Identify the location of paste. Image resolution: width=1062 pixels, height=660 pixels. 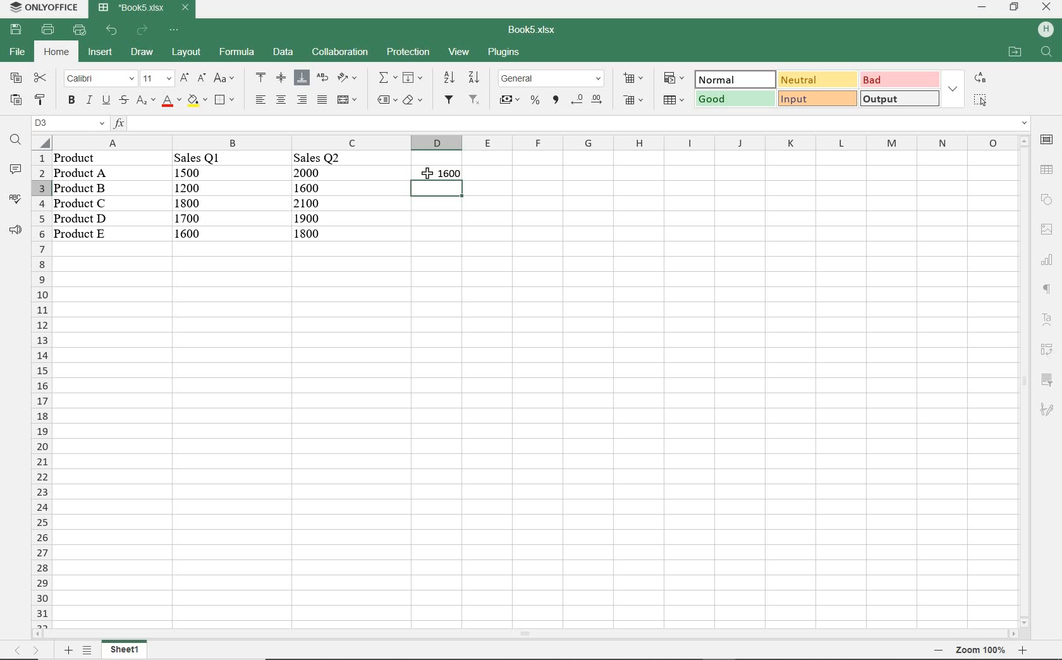
(16, 99).